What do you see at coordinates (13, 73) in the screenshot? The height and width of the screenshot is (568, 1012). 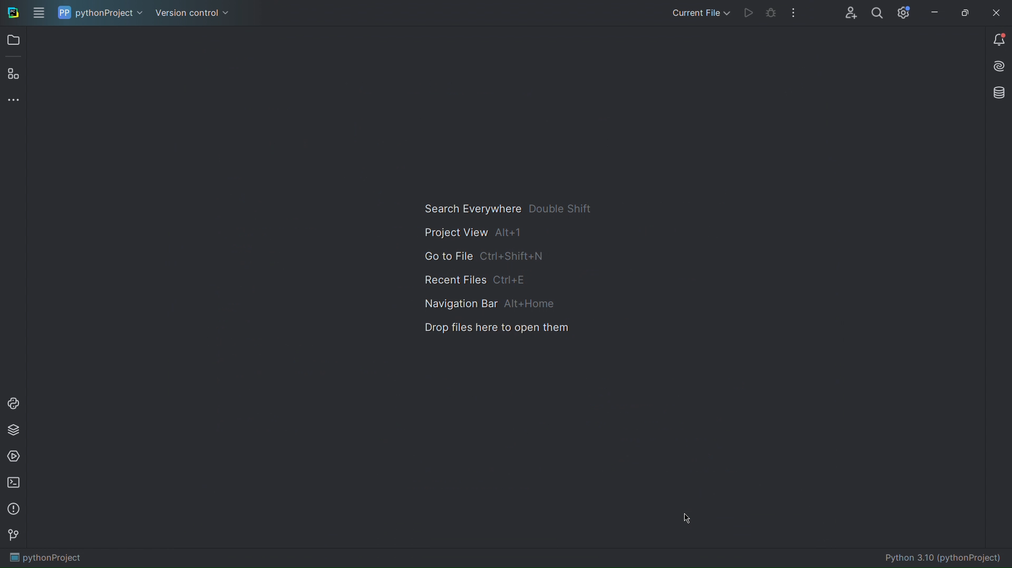 I see `Plugins` at bounding box center [13, 73].